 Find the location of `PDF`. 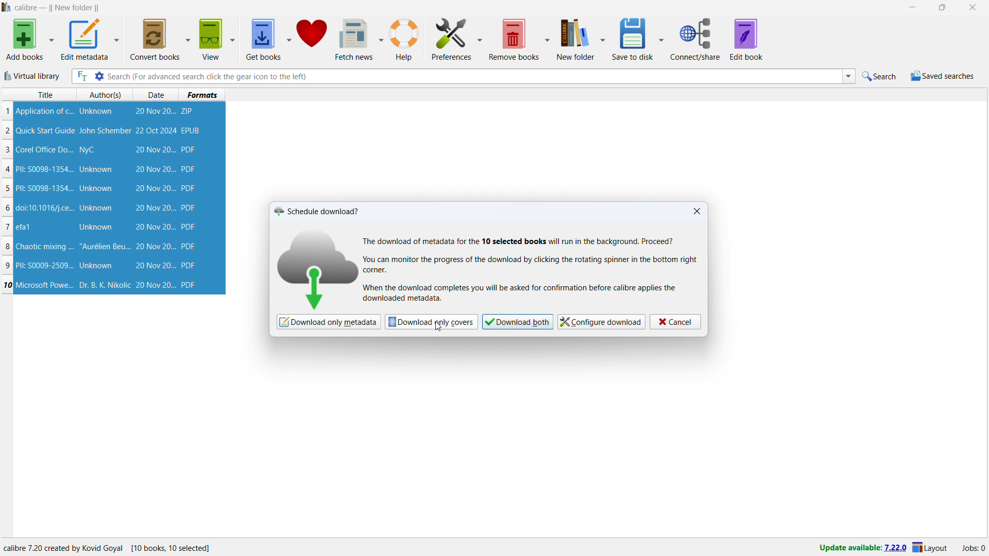

PDF is located at coordinates (192, 285).